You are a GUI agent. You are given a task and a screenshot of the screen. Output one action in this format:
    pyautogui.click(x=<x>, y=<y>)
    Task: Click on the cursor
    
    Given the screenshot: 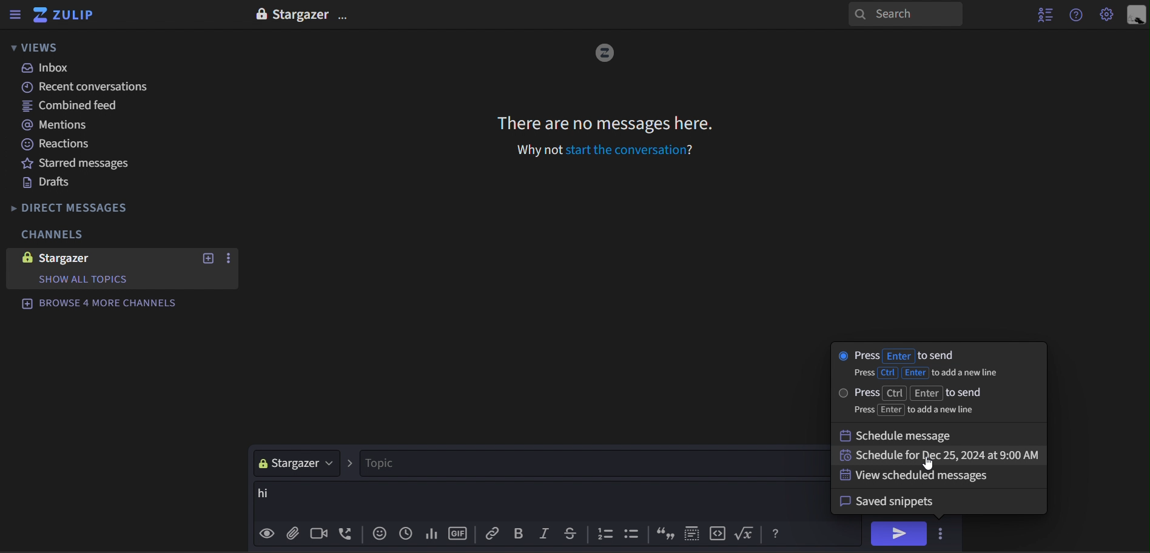 What is the action you would take?
    pyautogui.click(x=933, y=464)
    